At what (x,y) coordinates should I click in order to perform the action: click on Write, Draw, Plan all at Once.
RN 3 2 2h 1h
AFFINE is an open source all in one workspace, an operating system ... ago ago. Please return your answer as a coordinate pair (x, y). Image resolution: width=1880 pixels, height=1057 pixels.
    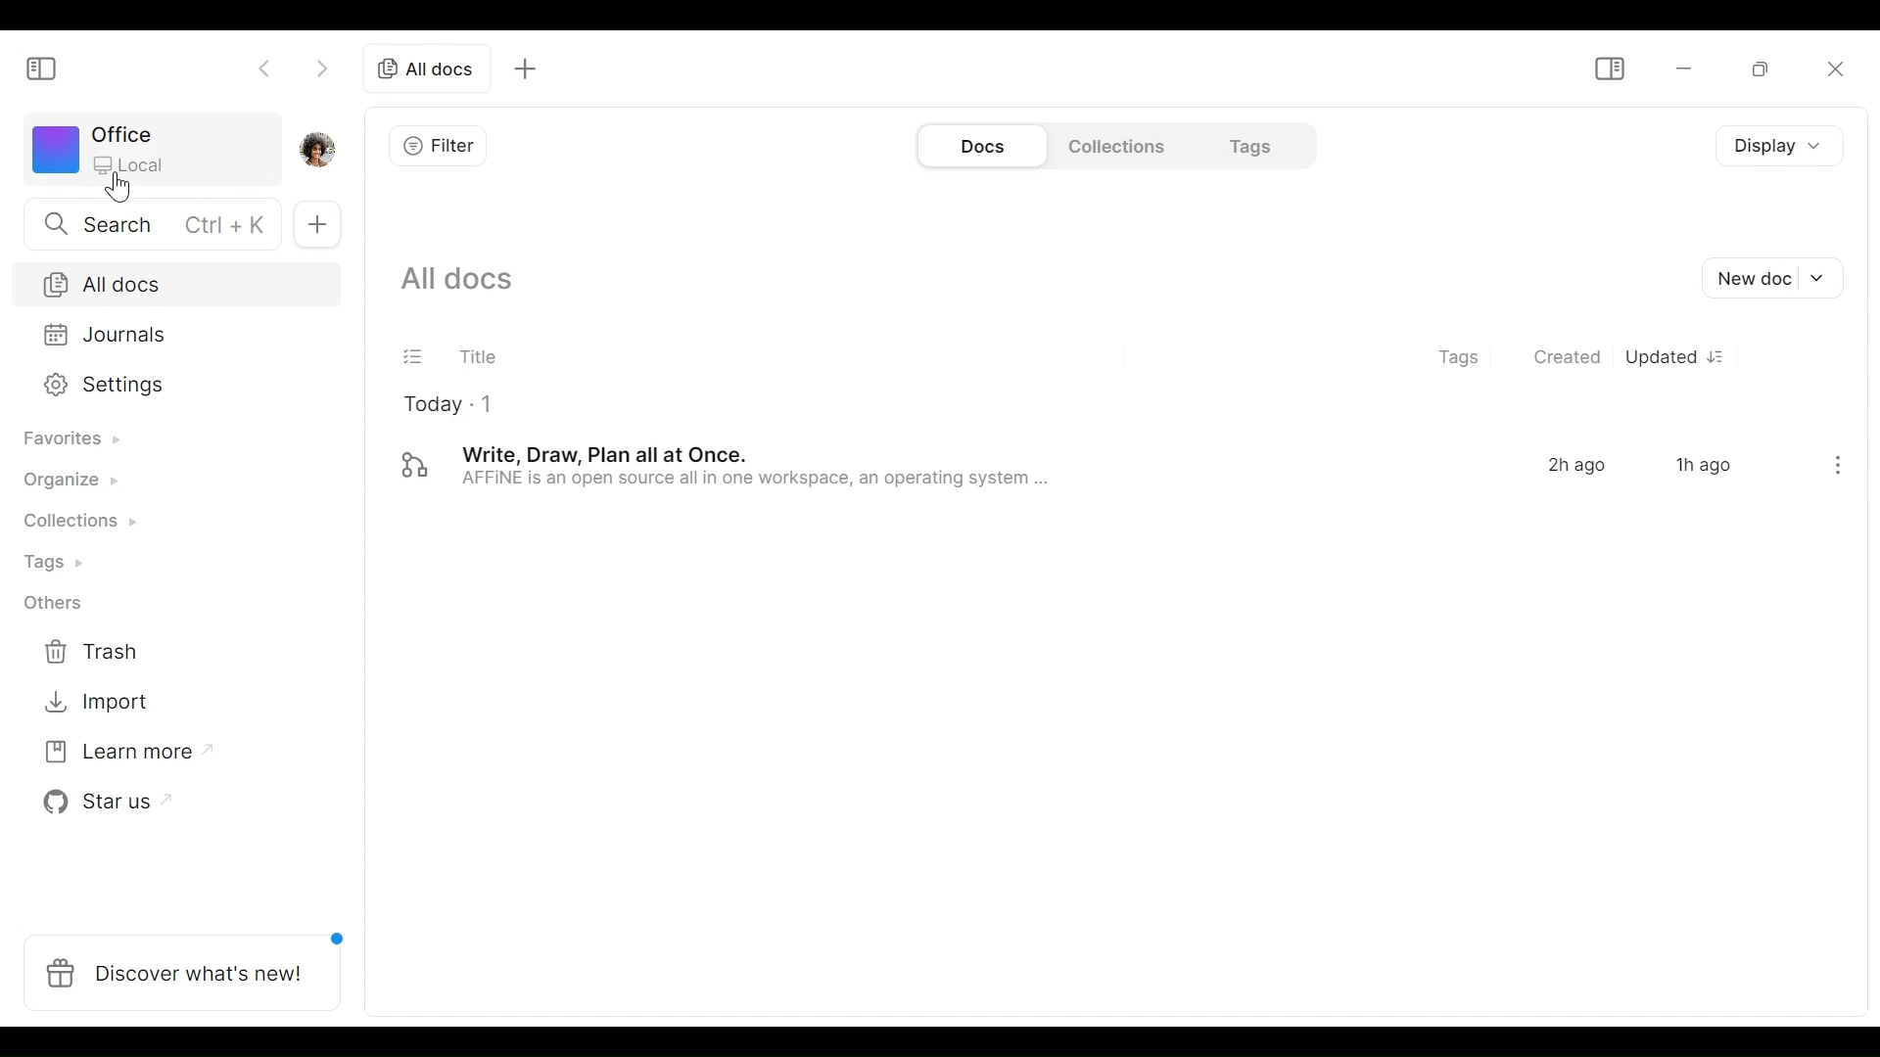
    Looking at the image, I should click on (1061, 463).